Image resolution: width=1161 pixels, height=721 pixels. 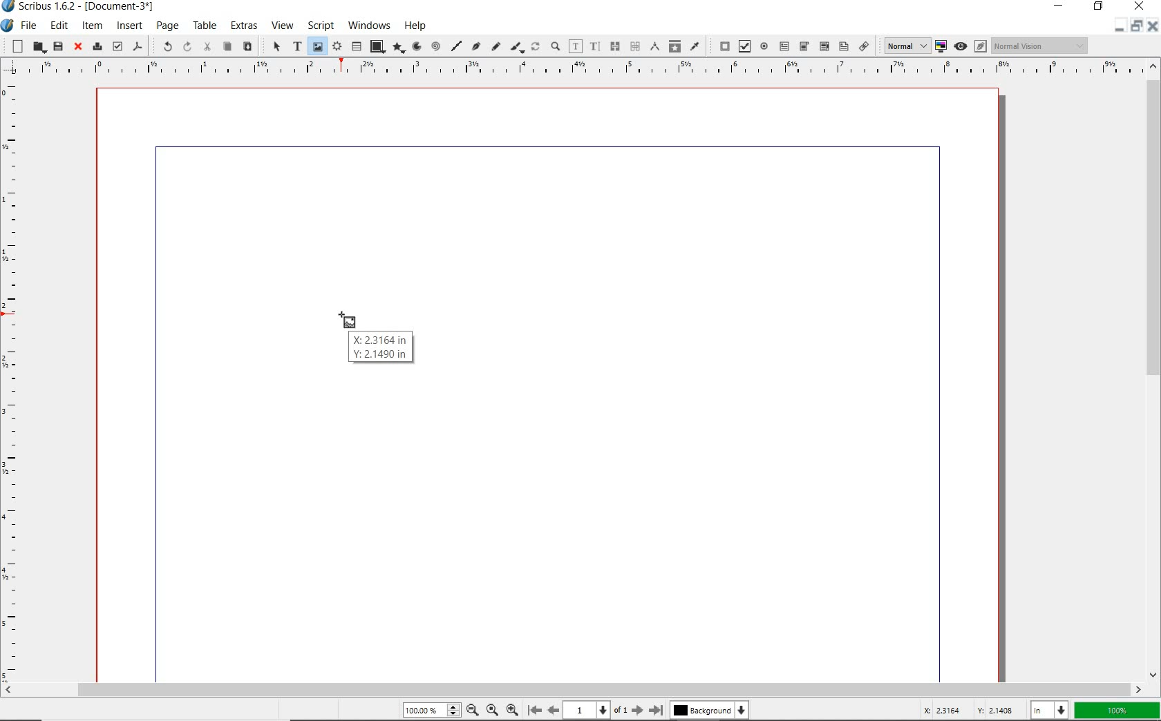 I want to click on zoom in, so click(x=513, y=711).